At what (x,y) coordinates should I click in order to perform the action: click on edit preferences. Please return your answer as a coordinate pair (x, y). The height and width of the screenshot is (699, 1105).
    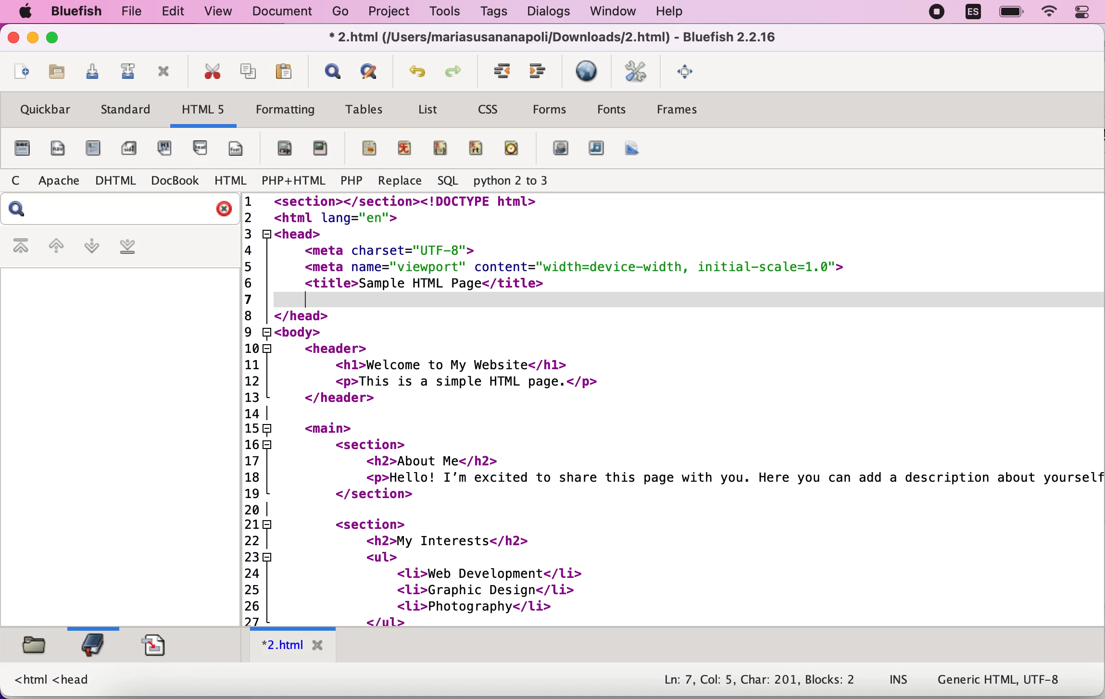
    Looking at the image, I should click on (637, 72).